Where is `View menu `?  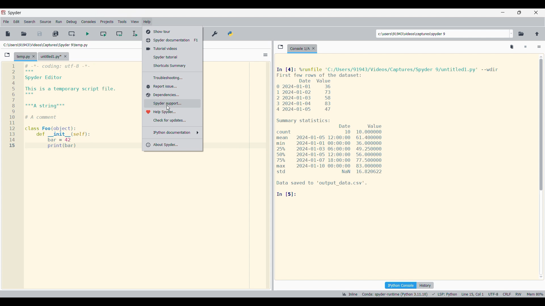
View menu  is located at coordinates (135, 22).